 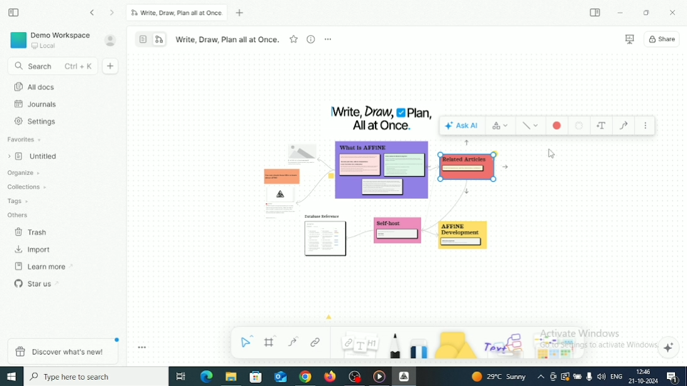 I want to click on Affine AI, so click(x=669, y=348).